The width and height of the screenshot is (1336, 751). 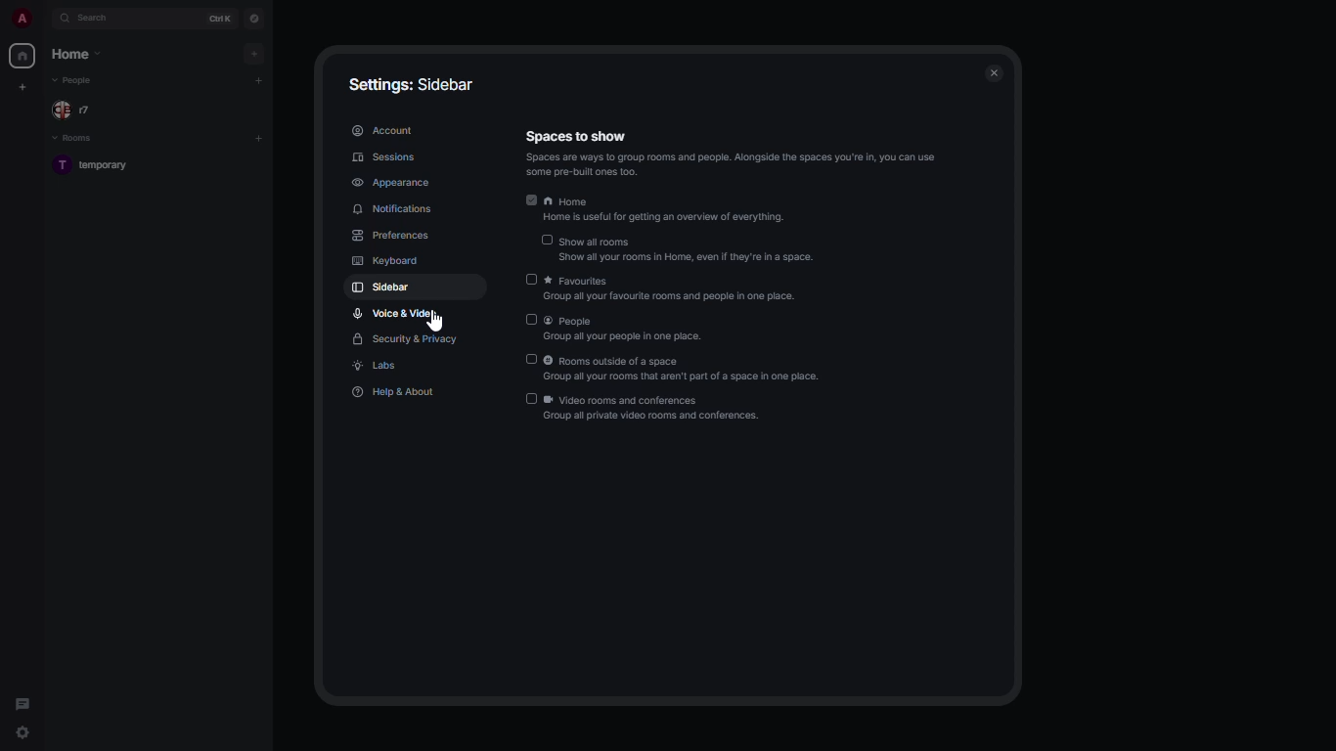 I want to click on cursor, so click(x=435, y=322).